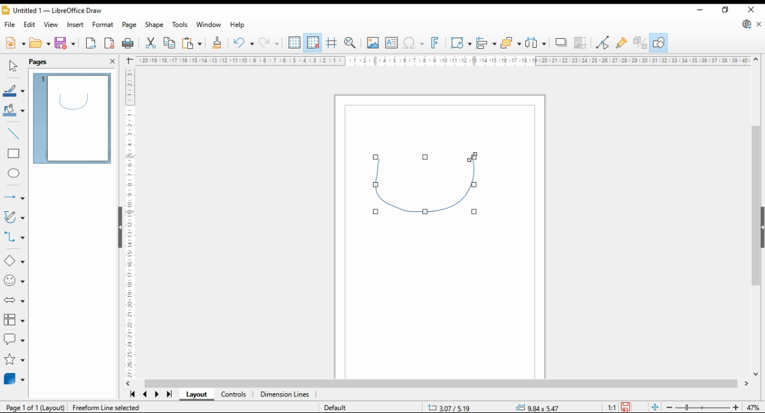  What do you see at coordinates (14, 154) in the screenshot?
I see `rectangle` at bounding box center [14, 154].